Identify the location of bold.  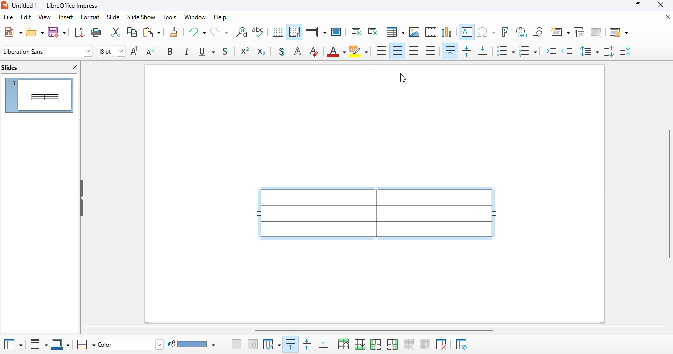
(170, 51).